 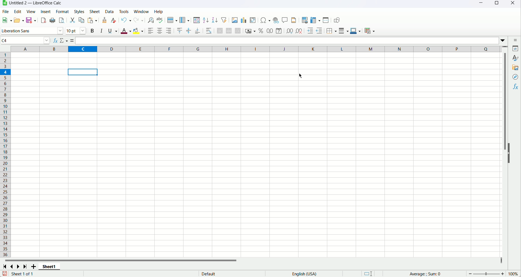 What do you see at coordinates (343, 31) in the screenshot?
I see `Border style` at bounding box center [343, 31].